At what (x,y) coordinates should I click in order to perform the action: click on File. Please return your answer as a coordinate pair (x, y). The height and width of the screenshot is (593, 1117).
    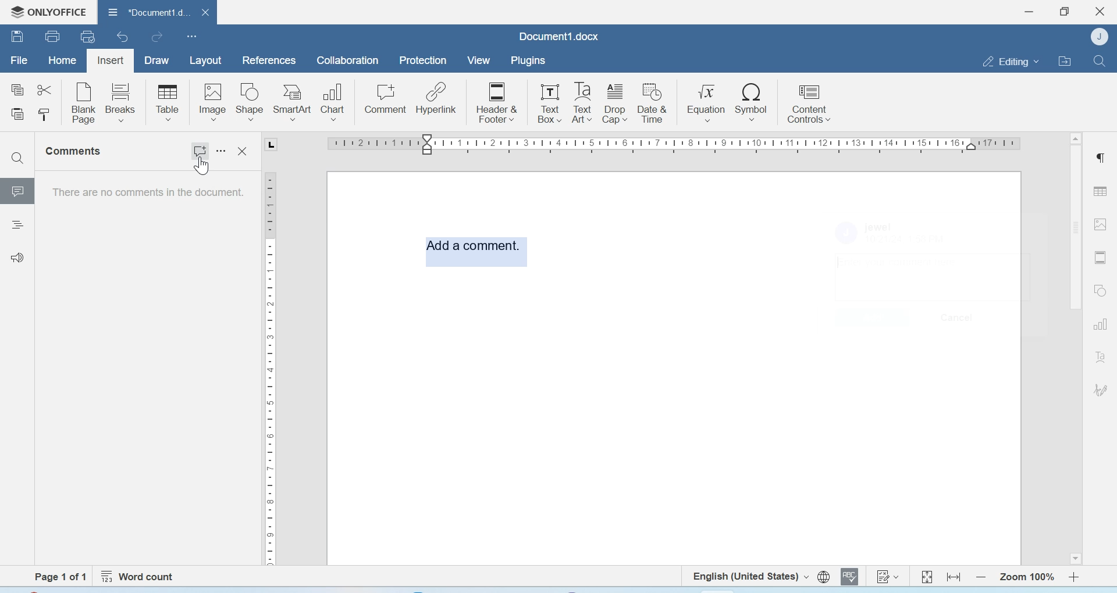
    Looking at the image, I should click on (19, 60).